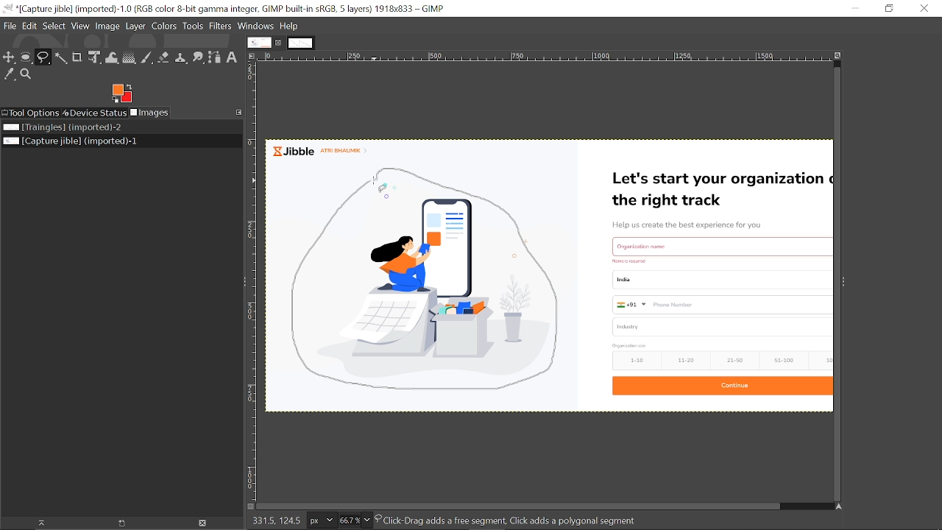 Image resolution: width=942 pixels, height=530 pixels. I want to click on Close current tab, so click(280, 43).